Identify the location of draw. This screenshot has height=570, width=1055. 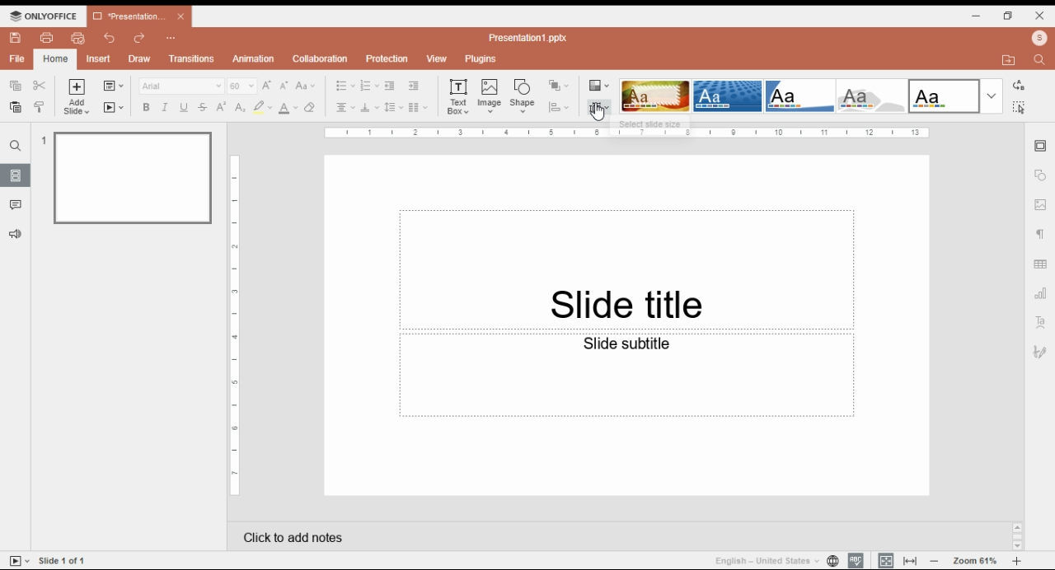
(141, 58).